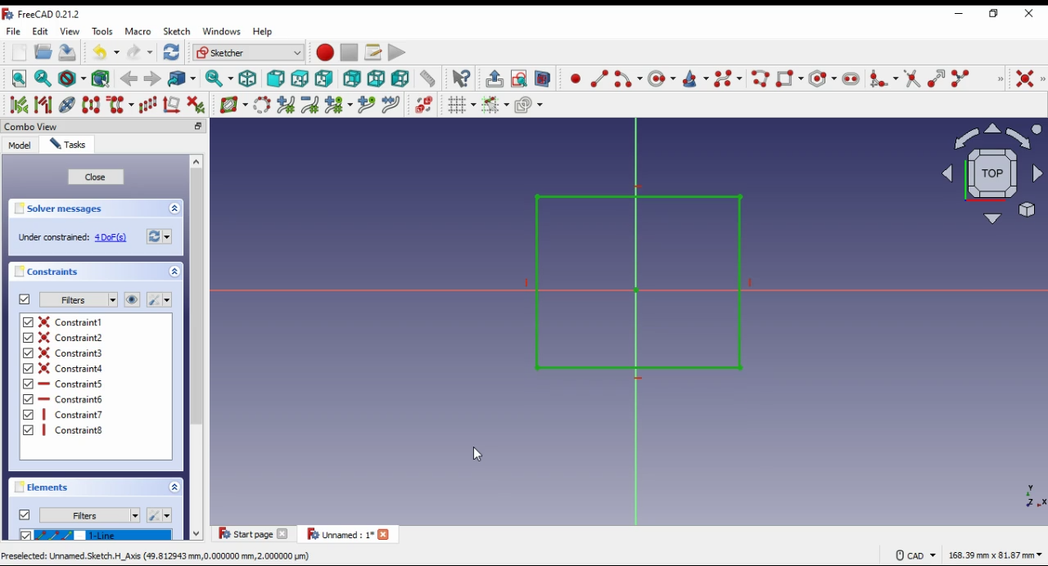 This screenshot has height=566, width=1048. I want to click on rear, so click(353, 79).